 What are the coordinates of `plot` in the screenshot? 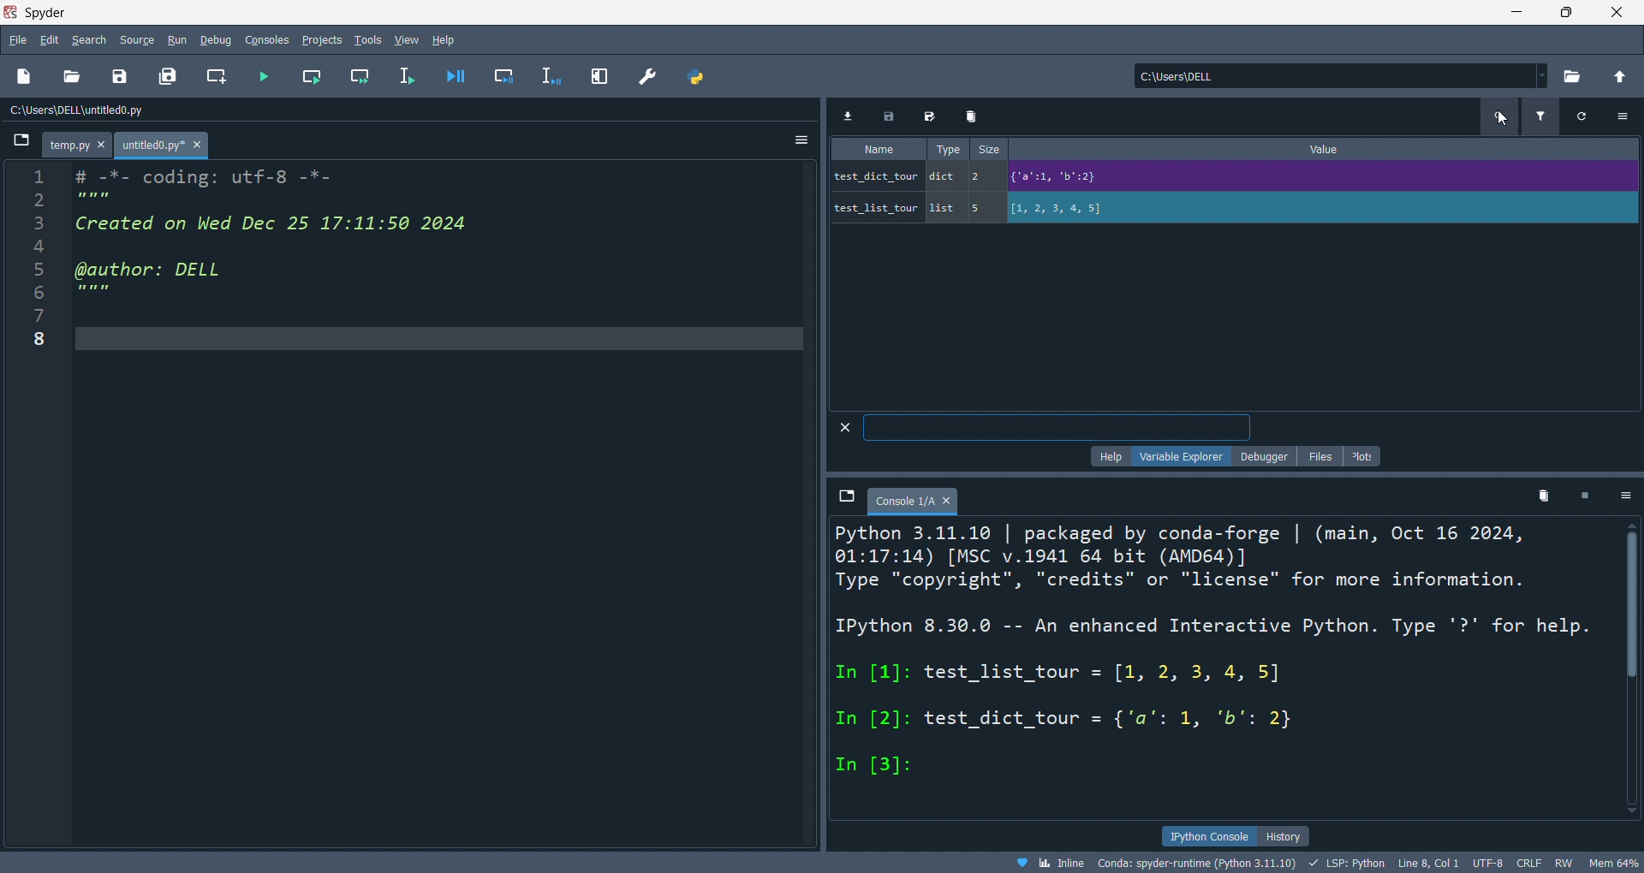 It's located at (1366, 456).